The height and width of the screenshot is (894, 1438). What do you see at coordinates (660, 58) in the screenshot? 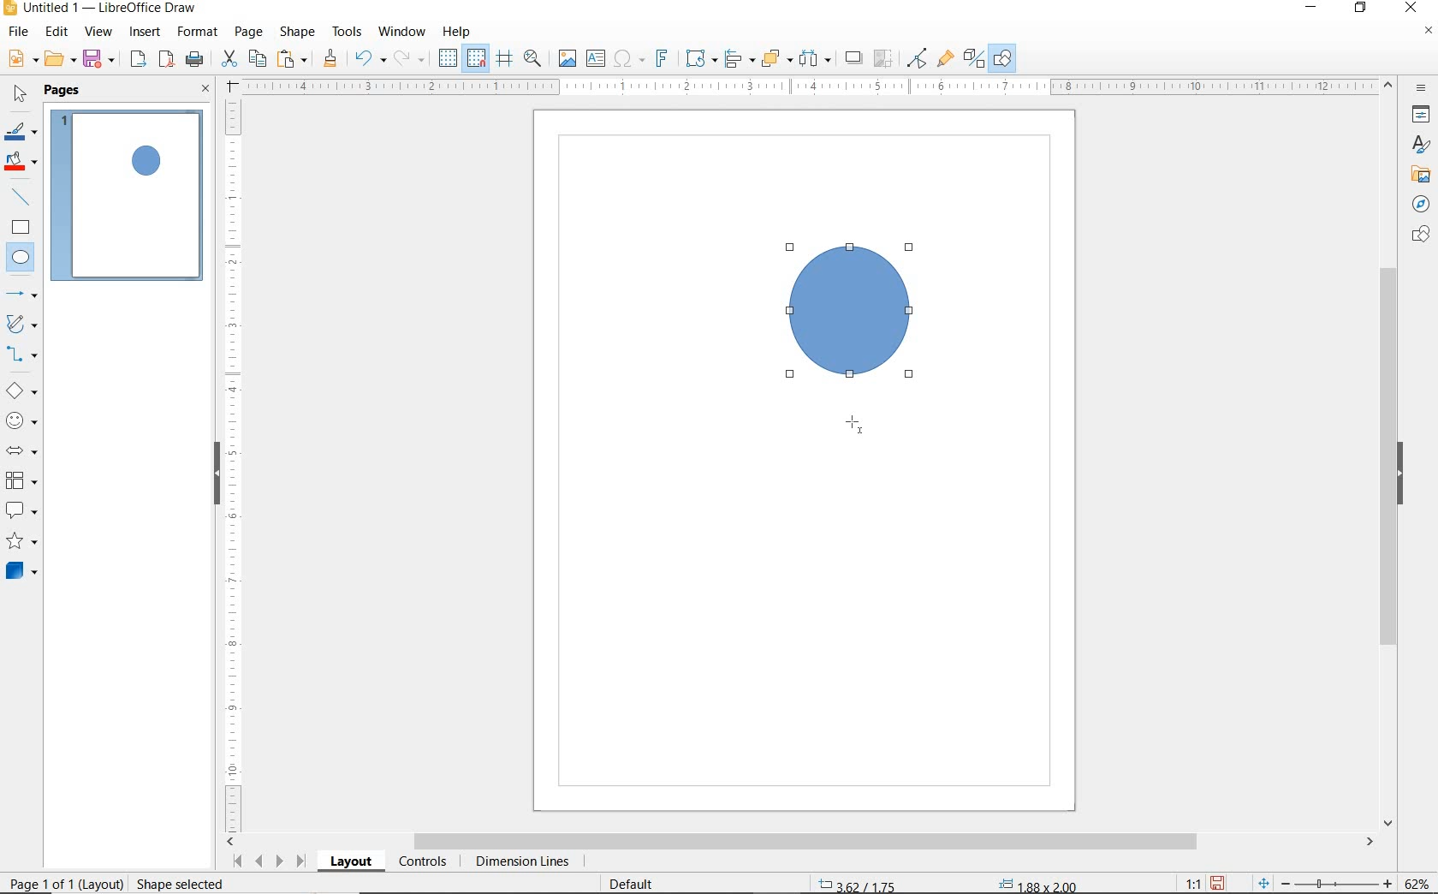
I see `INSERT FONTWORK TEXT` at bounding box center [660, 58].